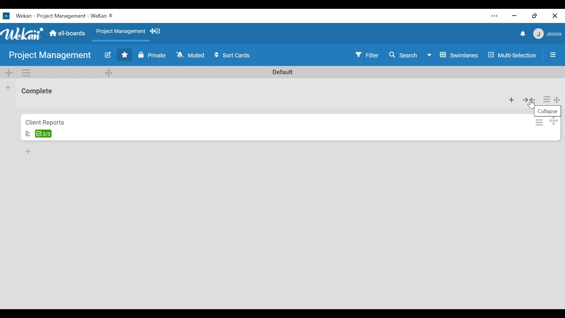  I want to click on Project Management - Wekan 1, so click(74, 15).